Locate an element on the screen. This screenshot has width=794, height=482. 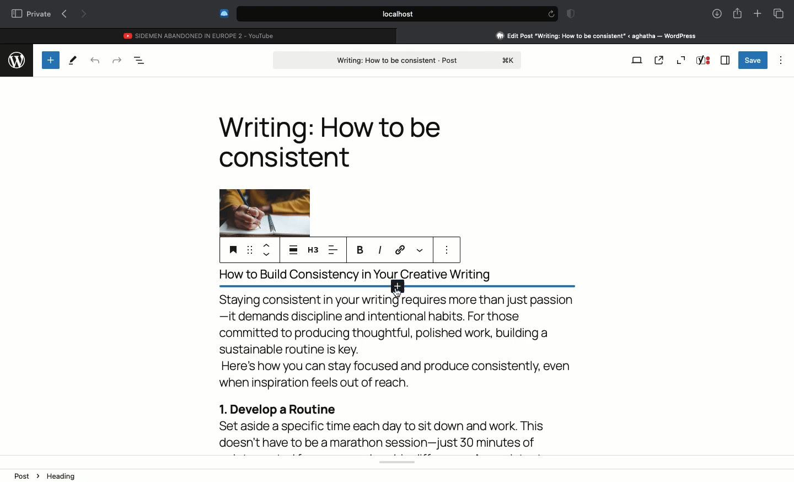
refresh is located at coordinates (550, 14).